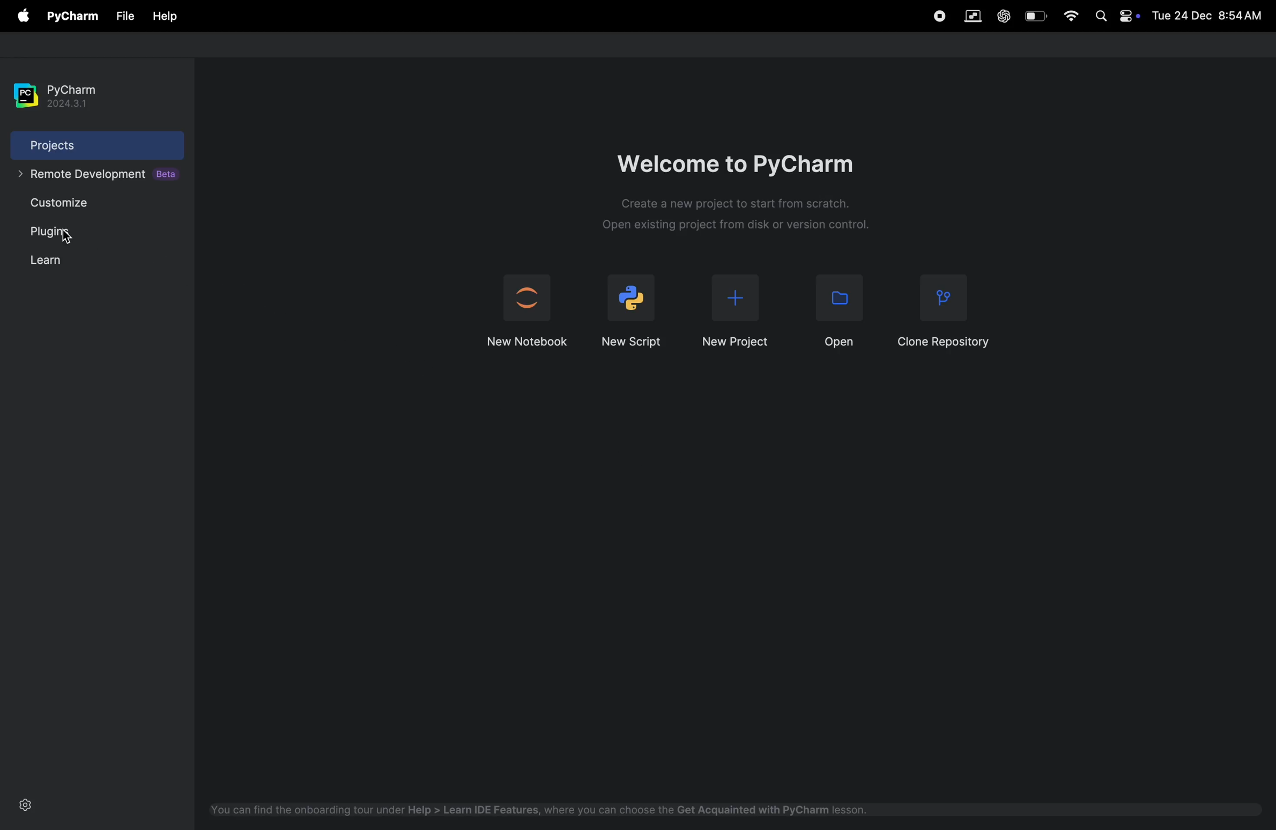 The height and width of the screenshot is (830, 1276). Describe the element at coordinates (22, 14) in the screenshot. I see `apple menu` at that location.